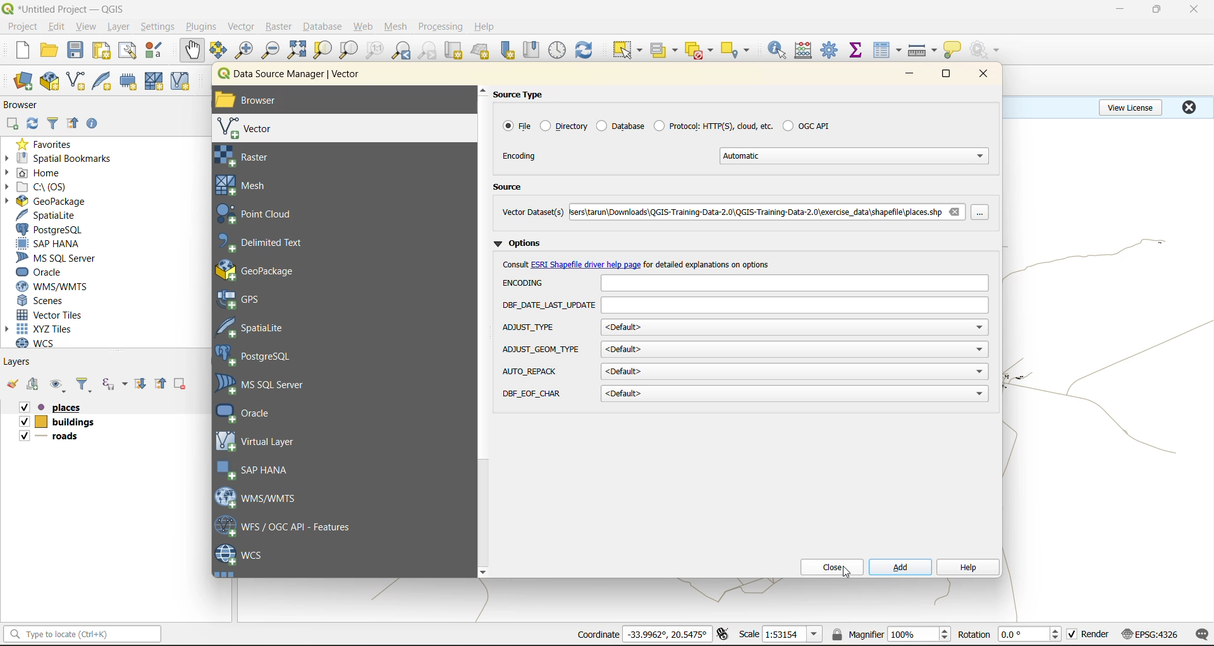  Describe the element at coordinates (132, 82) in the screenshot. I see `temporary scratch layer` at that location.